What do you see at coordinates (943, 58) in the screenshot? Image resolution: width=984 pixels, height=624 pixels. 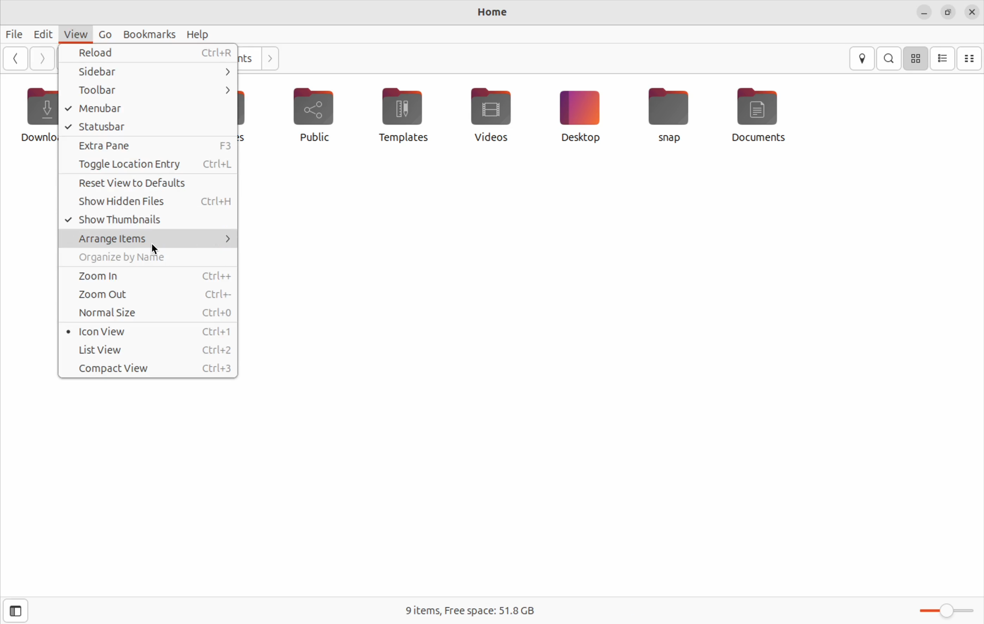 I see `icon view` at bounding box center [943, 58].